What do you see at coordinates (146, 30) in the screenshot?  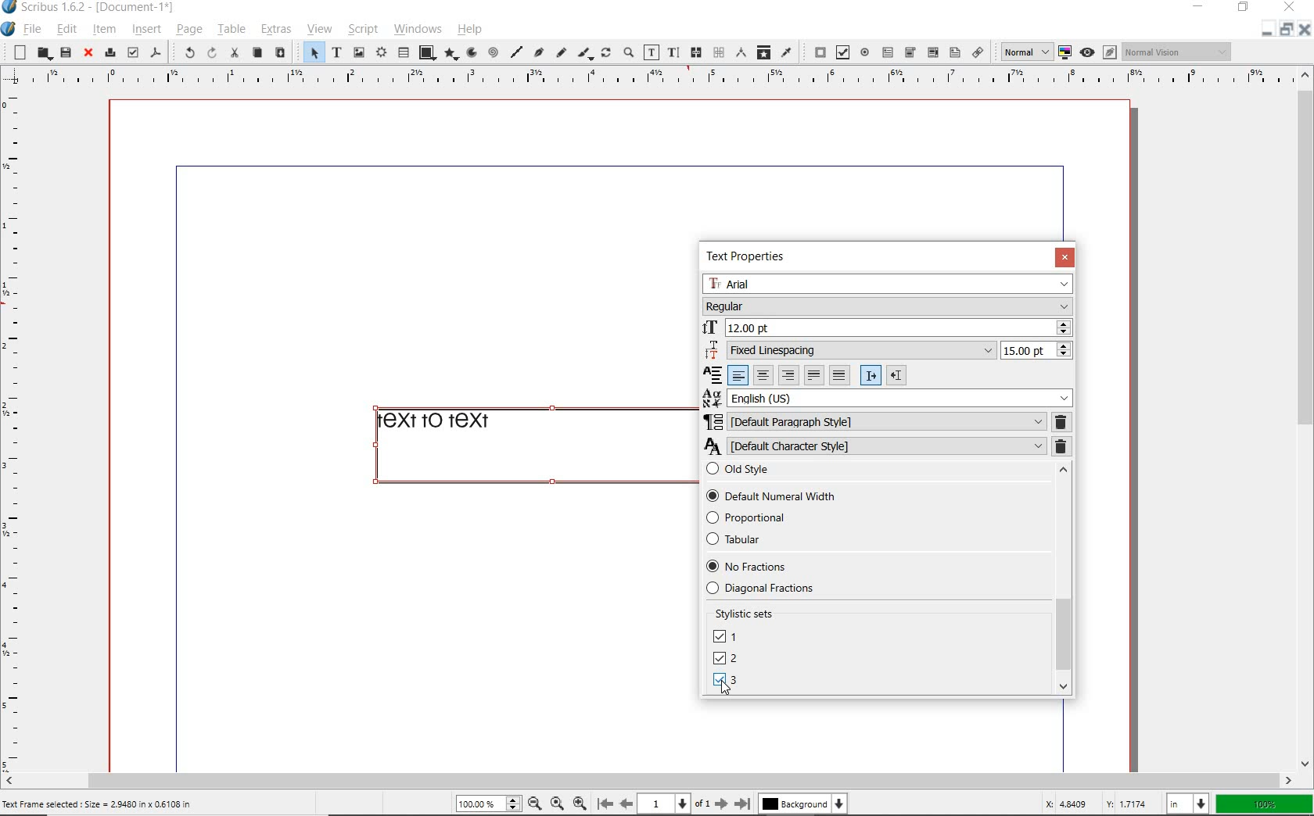 I see `insert` at bounding box center [146, 30].